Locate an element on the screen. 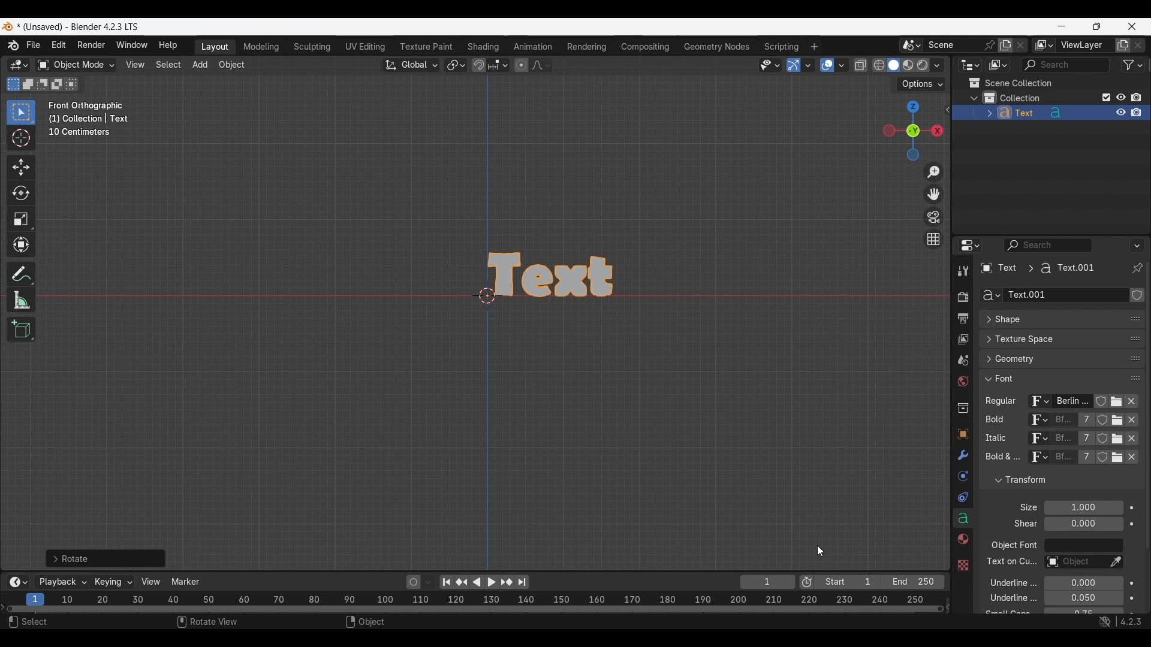  Browse ID data is located at coordinates (1036, 460).